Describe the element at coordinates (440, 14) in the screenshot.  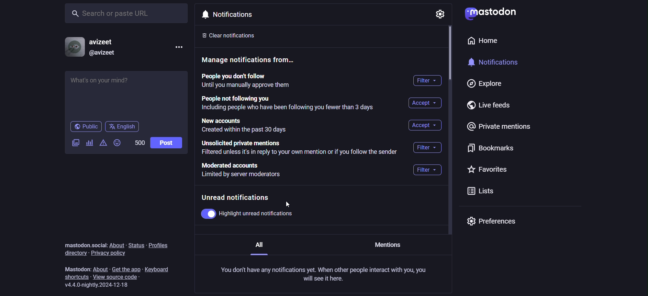
I see `setting` at that location.